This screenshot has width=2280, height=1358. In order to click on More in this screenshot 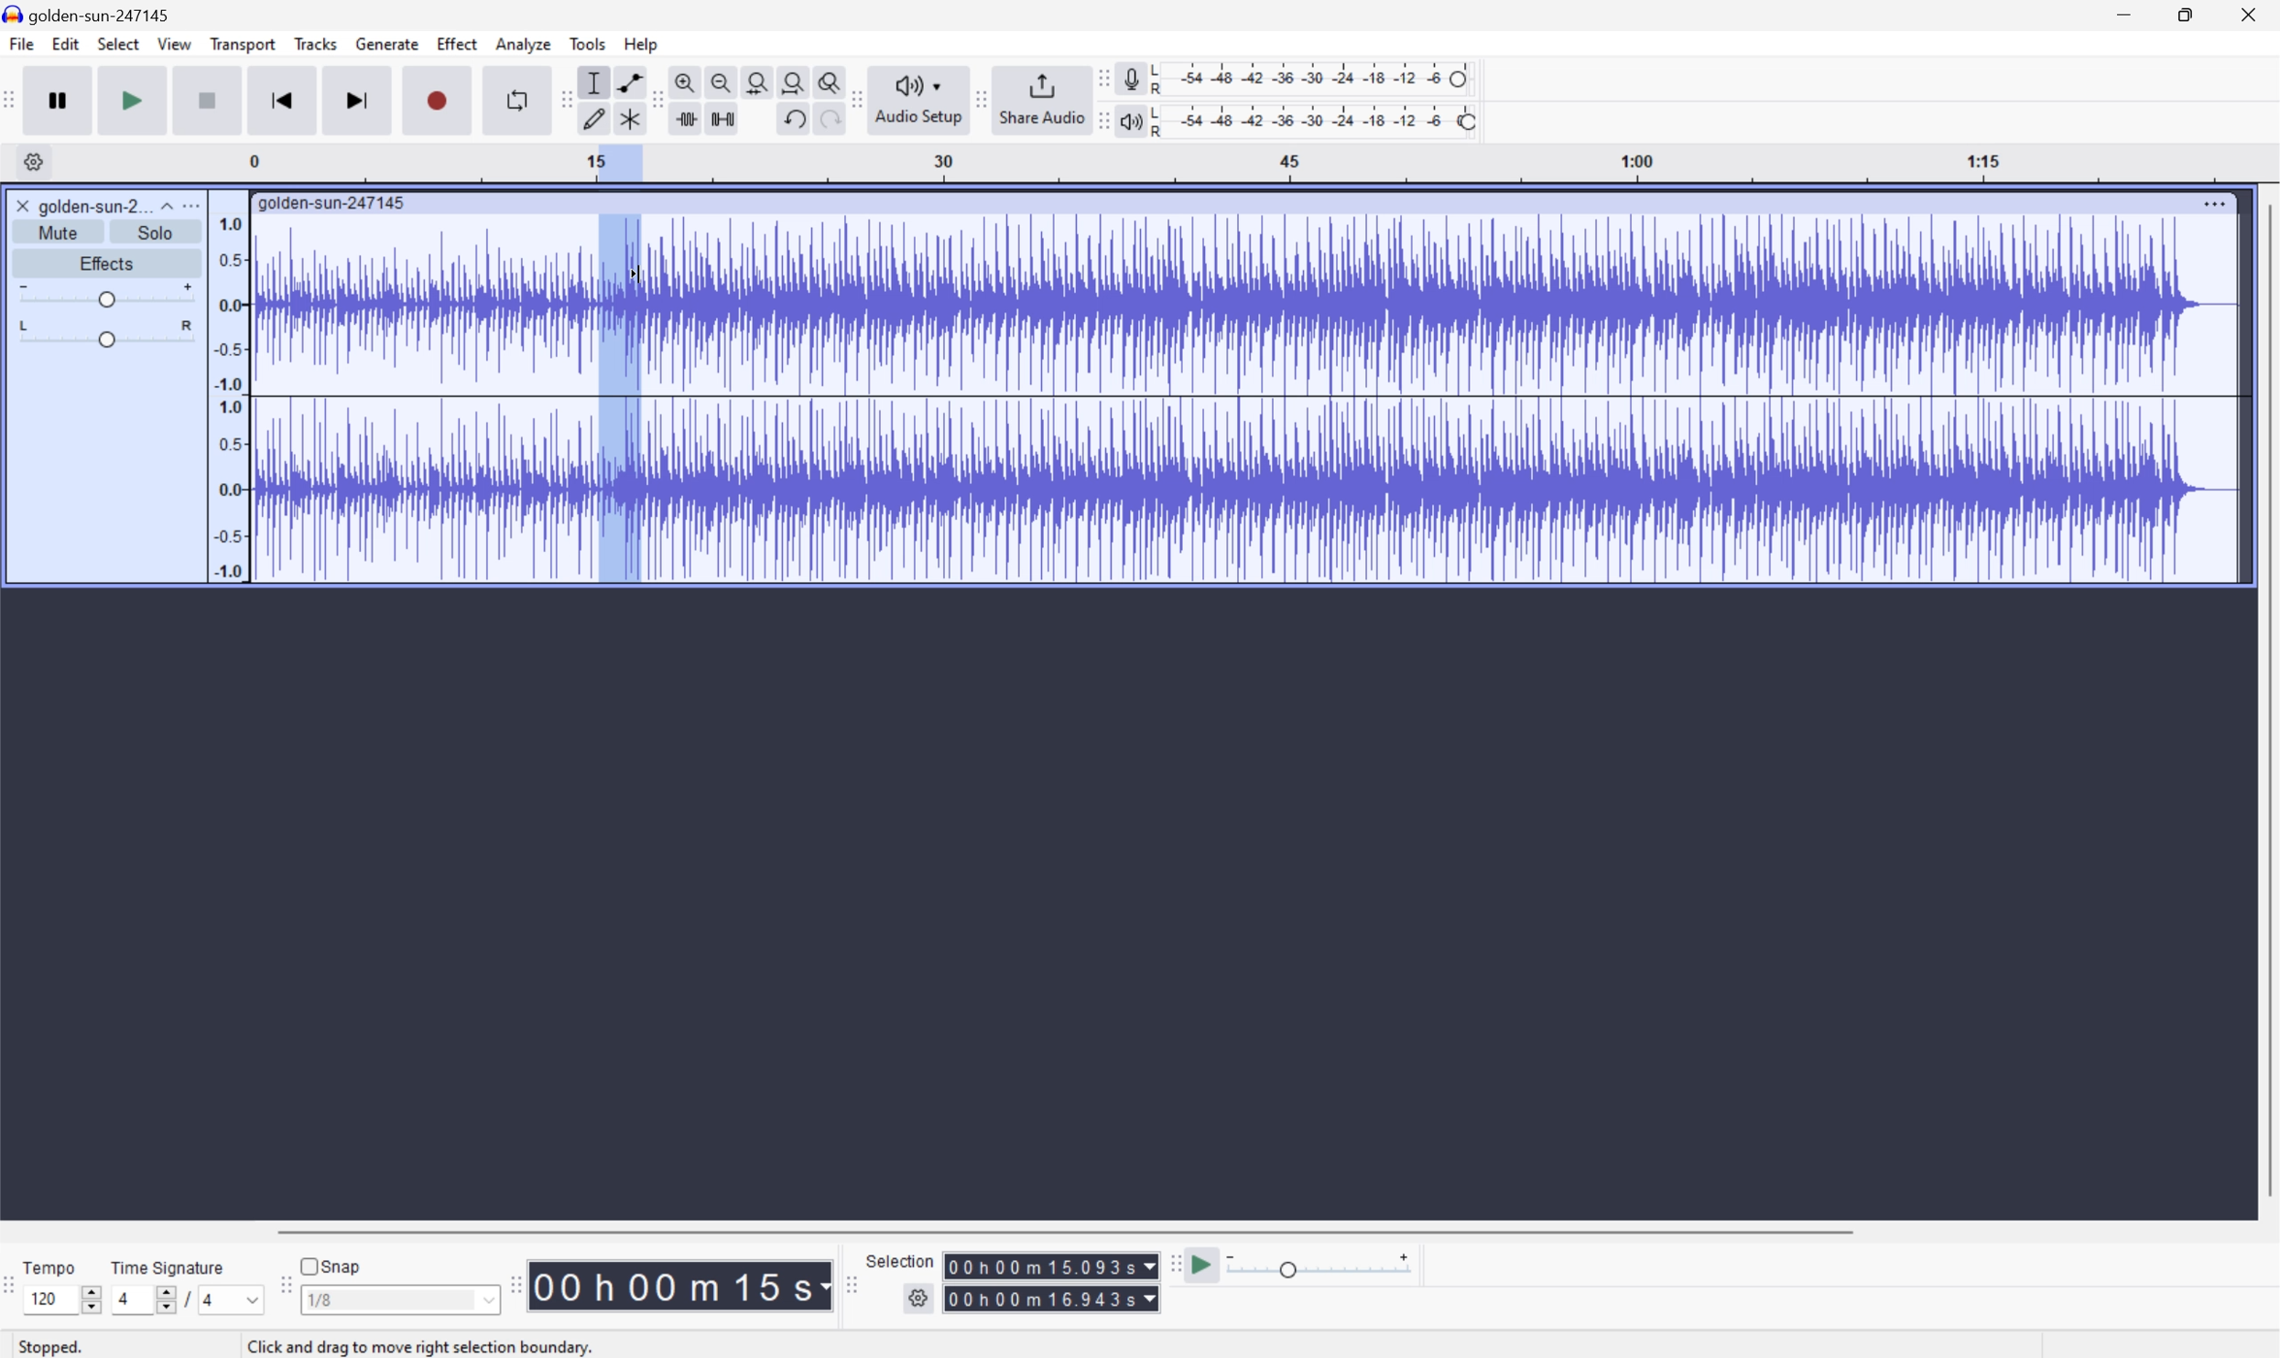, I will do `click(2215, 199)`.